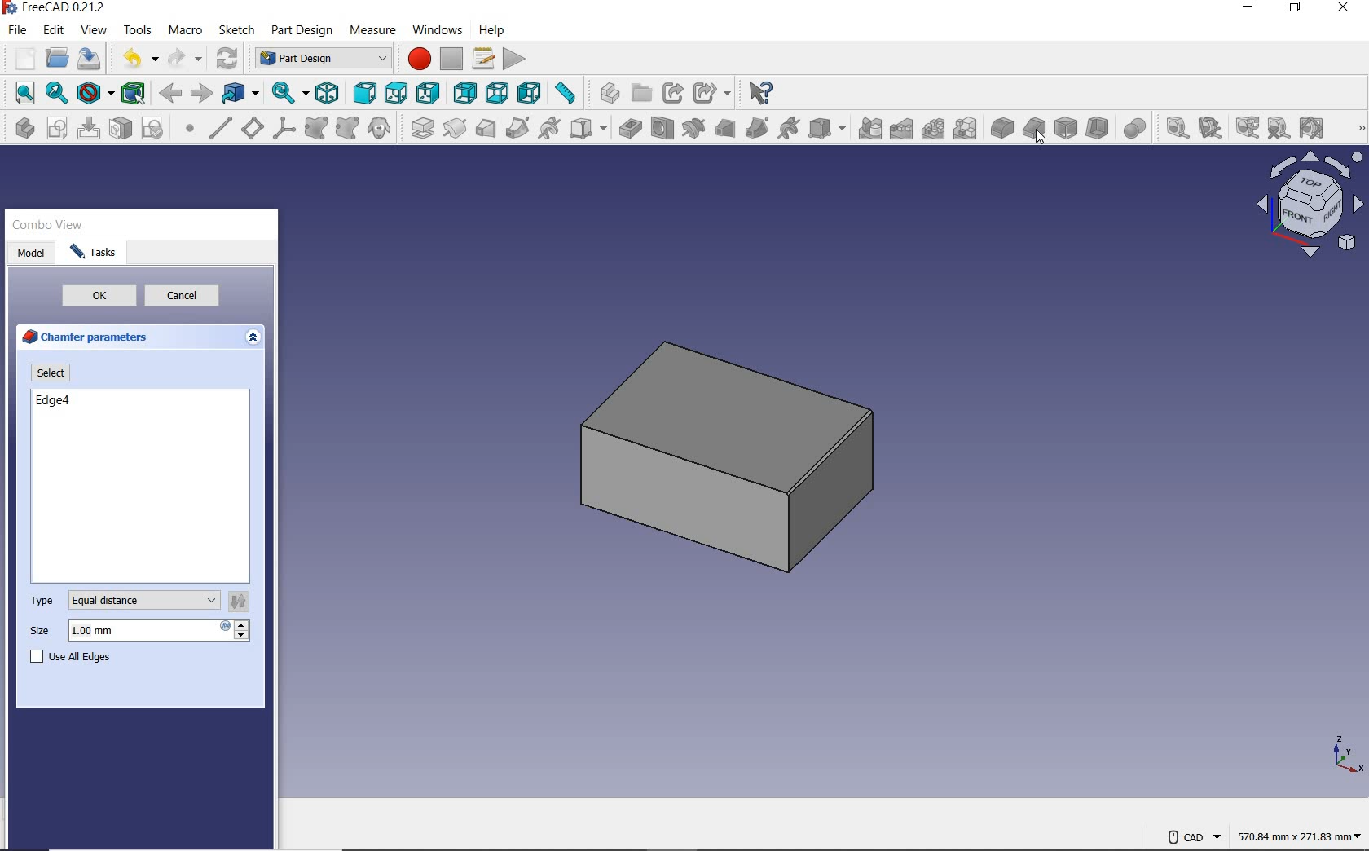  I want to click on measure linear, so click(1172, 126).